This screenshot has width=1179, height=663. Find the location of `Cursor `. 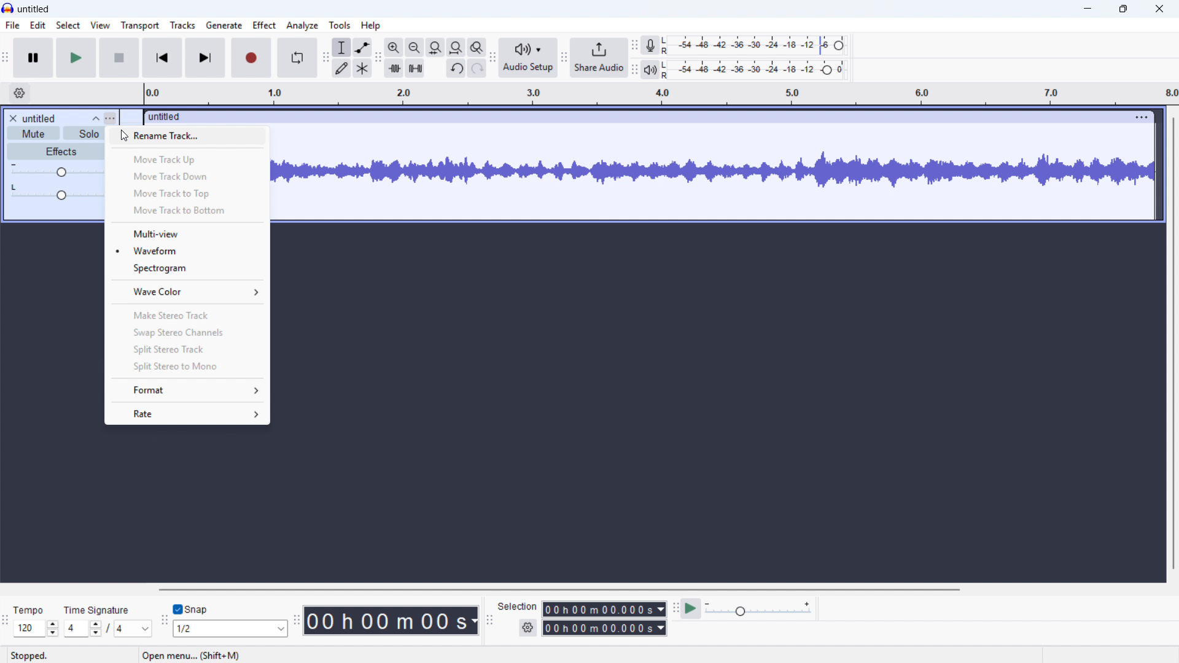

Cursor  is located at coordinates (126, 137).